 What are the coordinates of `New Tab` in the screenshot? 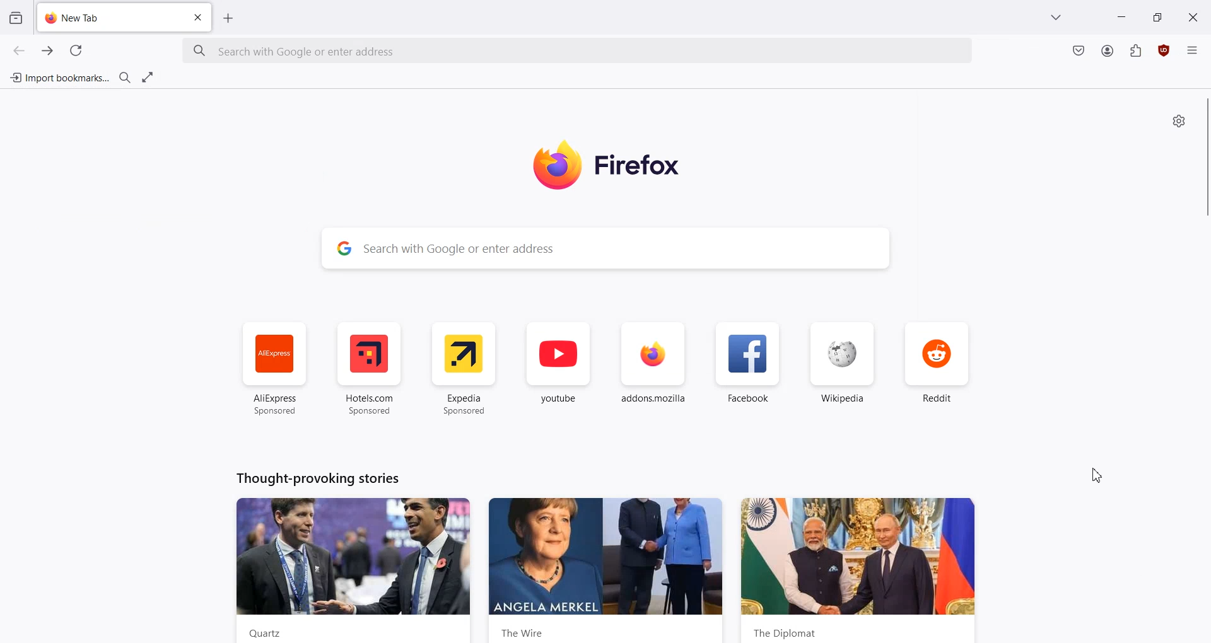 It's located at (105, 19).